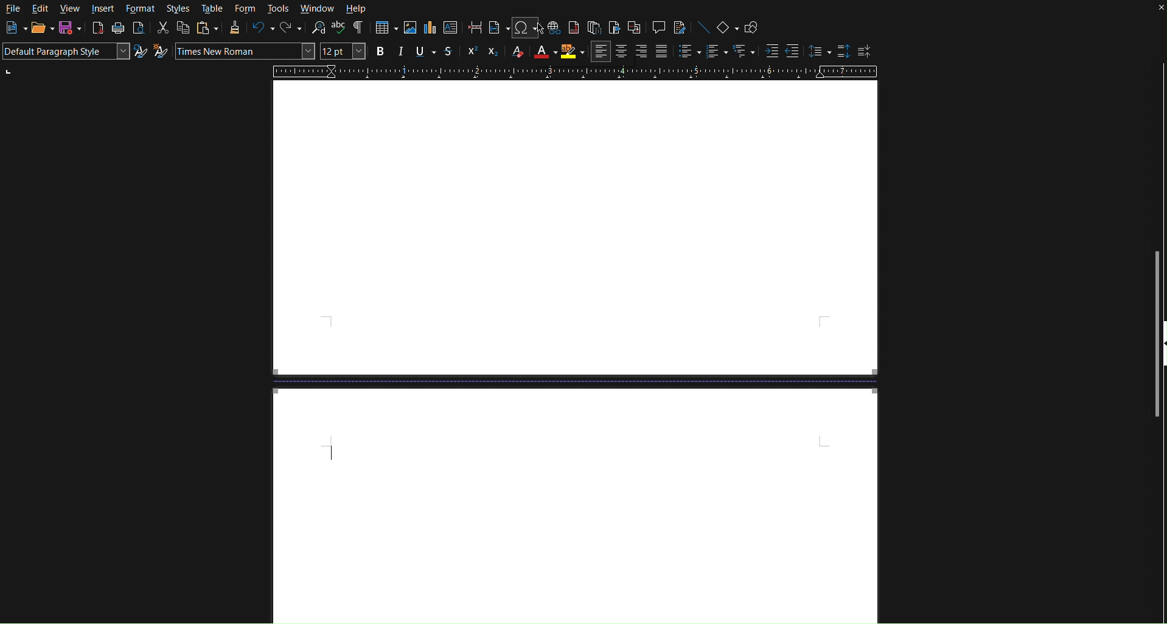 Image resolution: width=1167 pixels, height=624 pixels. Describe the element at coordinates (262, 29) in the screenshot. I see `Undo` at that location.